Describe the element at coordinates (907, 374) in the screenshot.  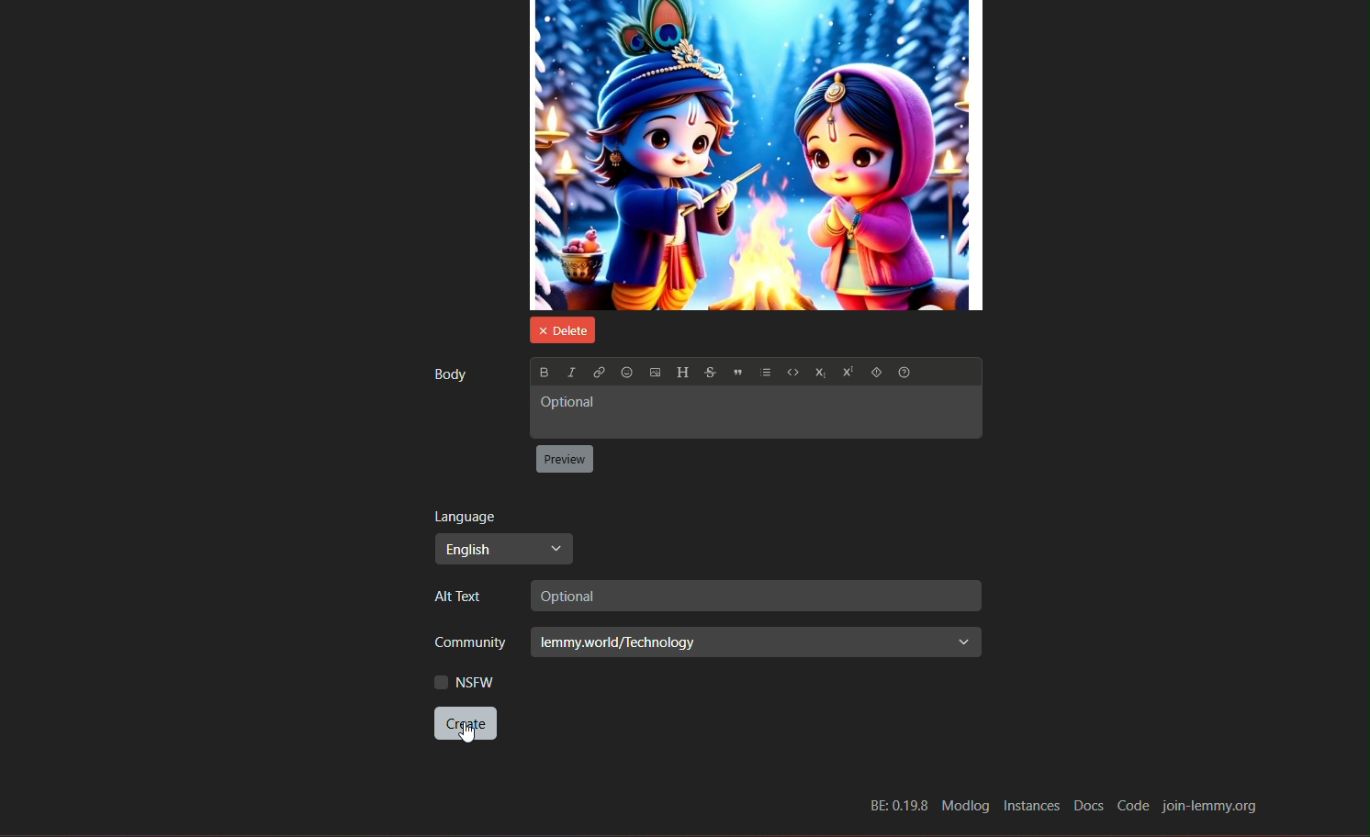
I see `` at that location.